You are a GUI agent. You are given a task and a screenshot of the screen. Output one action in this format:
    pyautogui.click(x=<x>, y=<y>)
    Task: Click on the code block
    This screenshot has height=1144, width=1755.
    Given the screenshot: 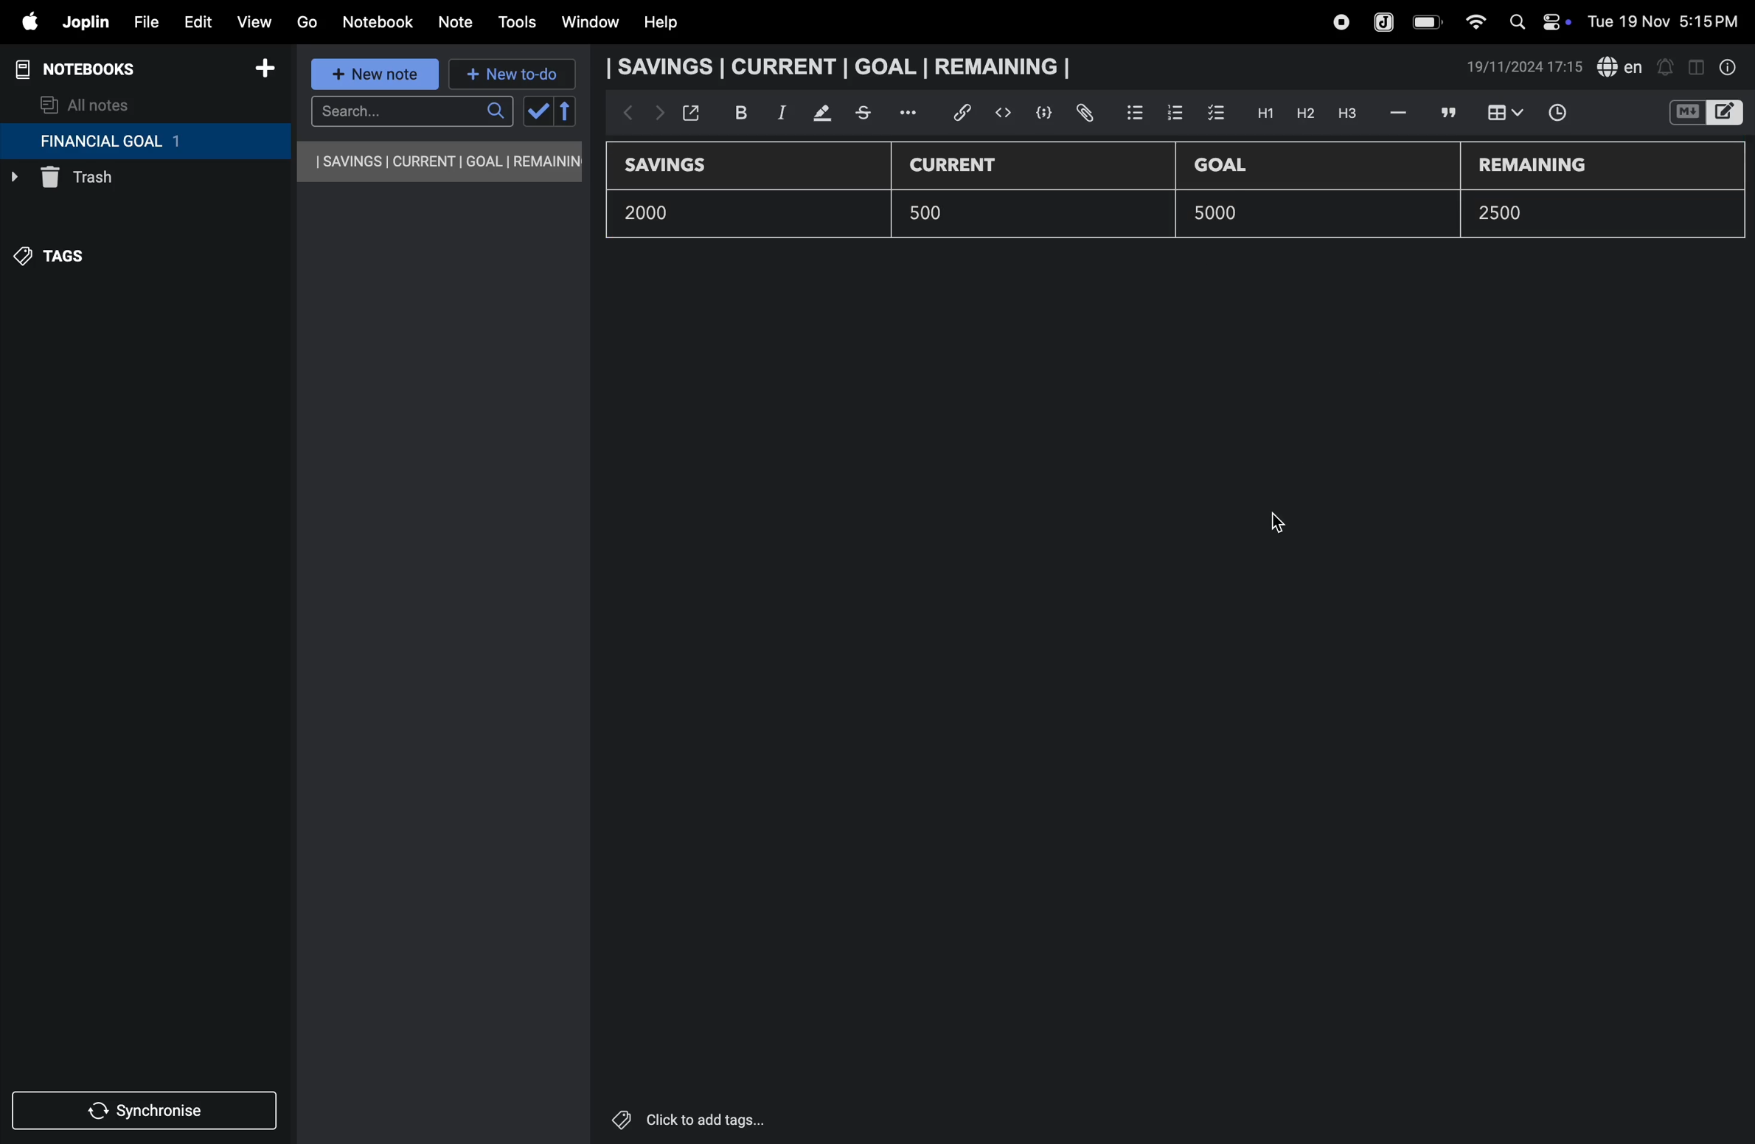 What is the action you would take?
    pyautogui.click(x=1038, y=113)
    